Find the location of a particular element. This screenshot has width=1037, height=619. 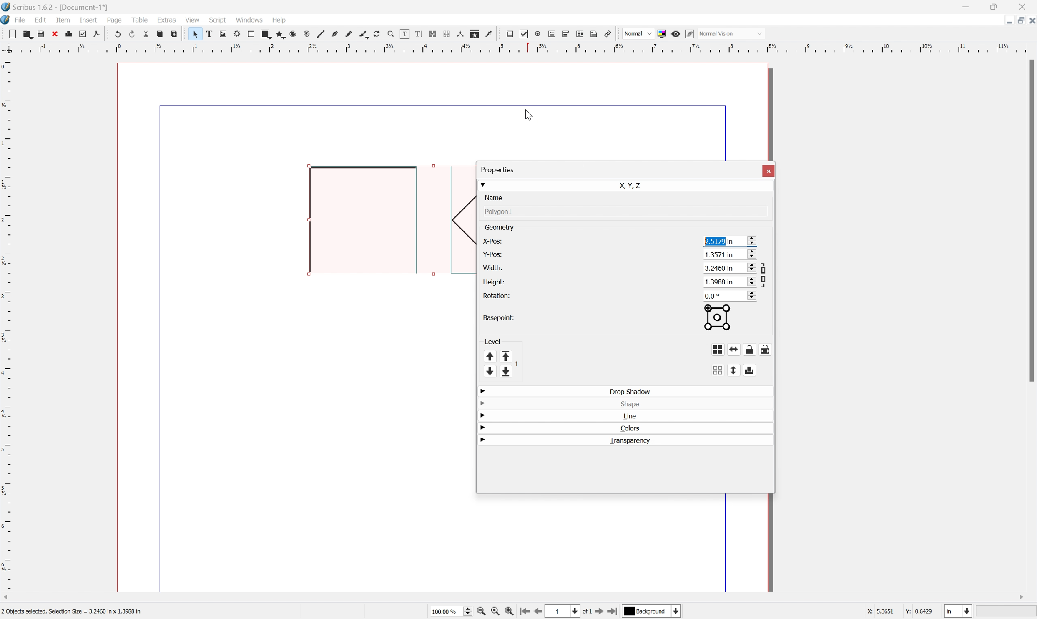

table is located at coordinates (141, 20).